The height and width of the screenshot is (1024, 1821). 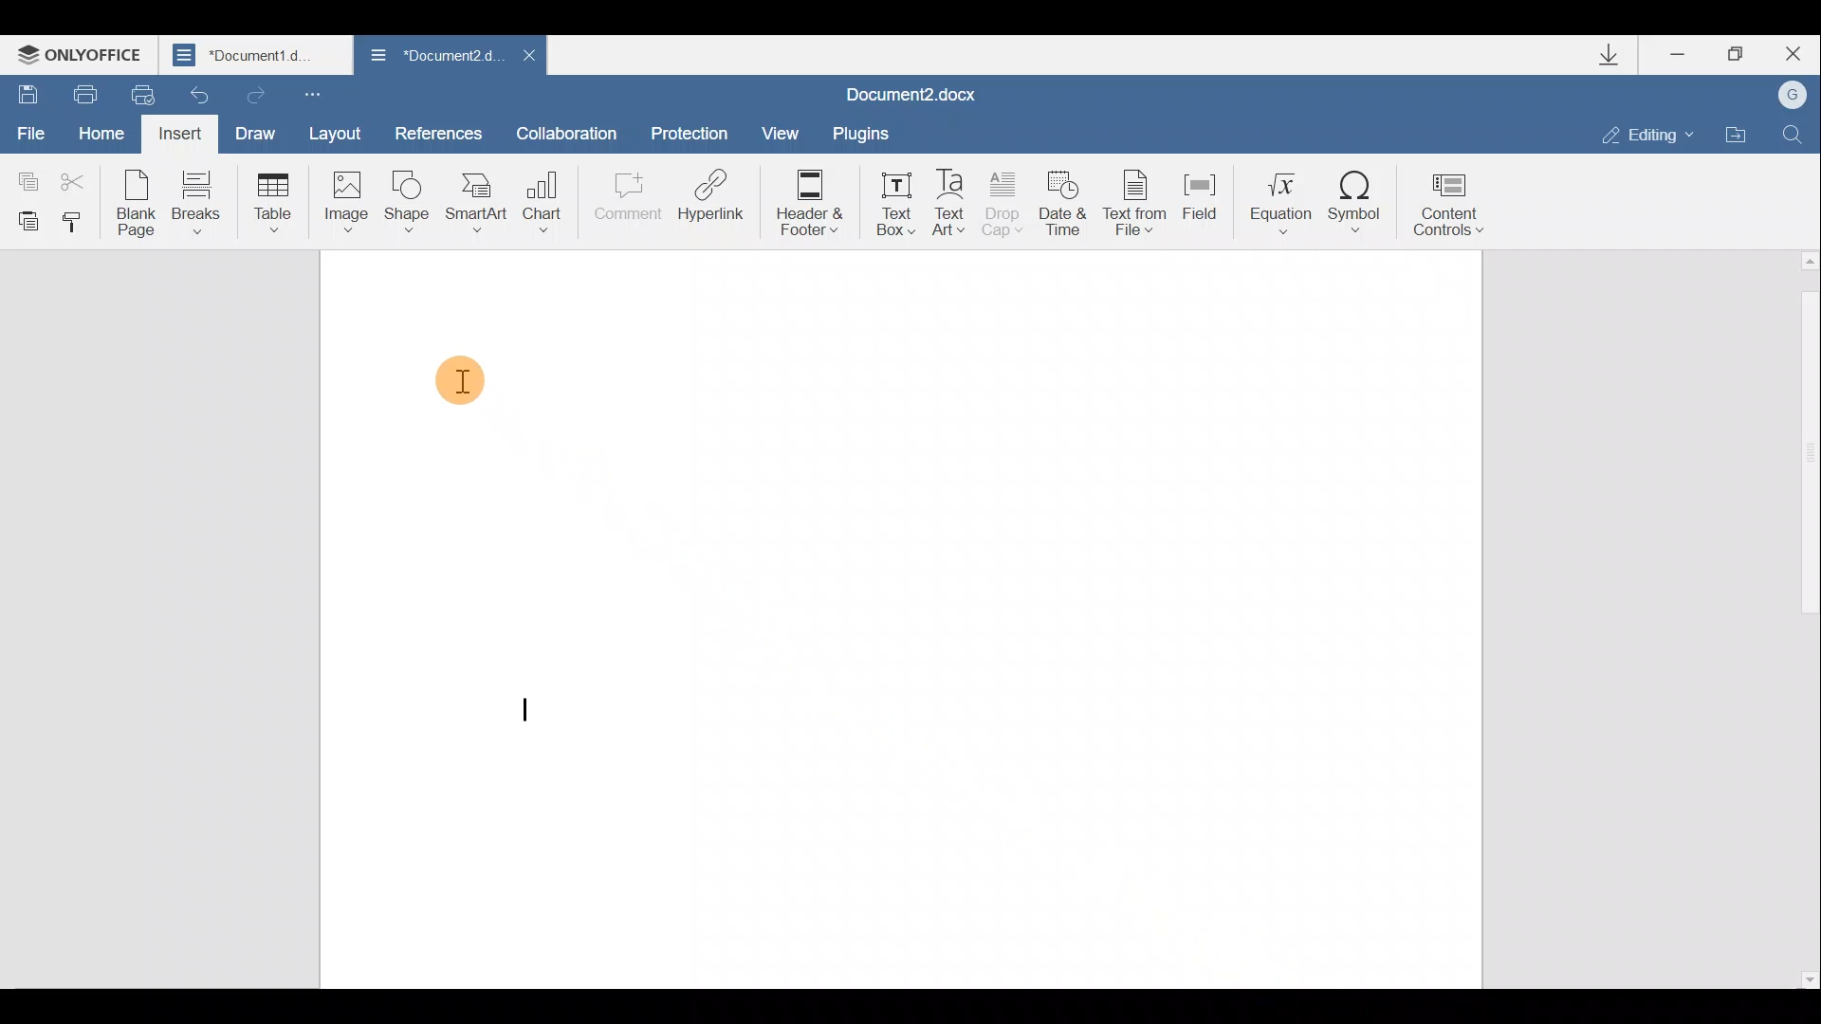 What do you see at coordinates (1200, 204) in the screenshot?
I see `Field` at bounding box center [1200, 204].